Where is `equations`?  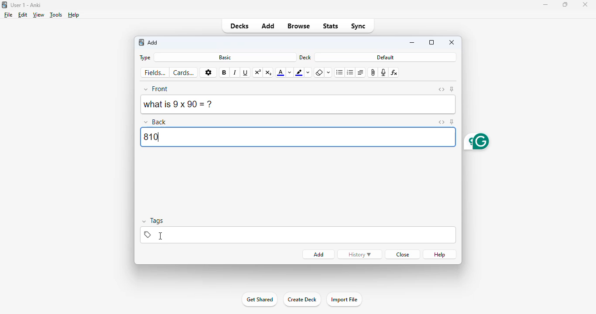 equations is located at coordinates (395, 72).